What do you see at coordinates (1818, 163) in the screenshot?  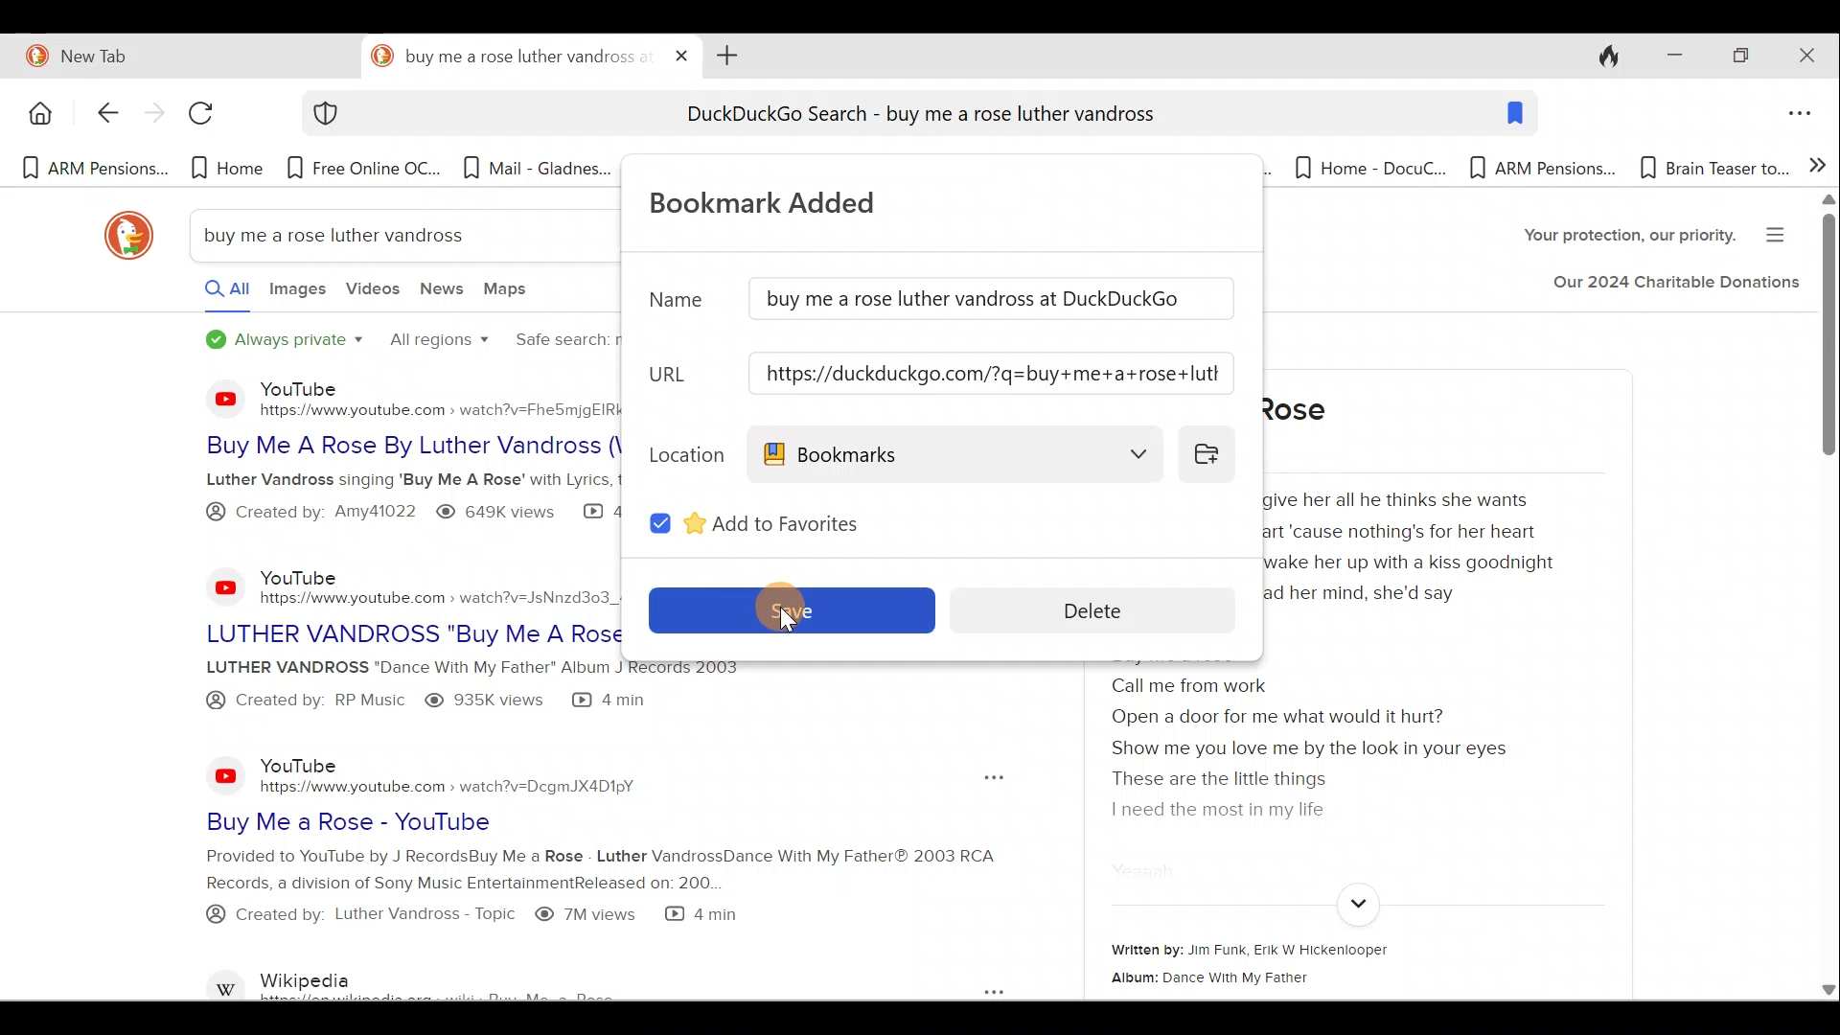 I see `Show more bookmarks` at bounding box center [1818, 163].